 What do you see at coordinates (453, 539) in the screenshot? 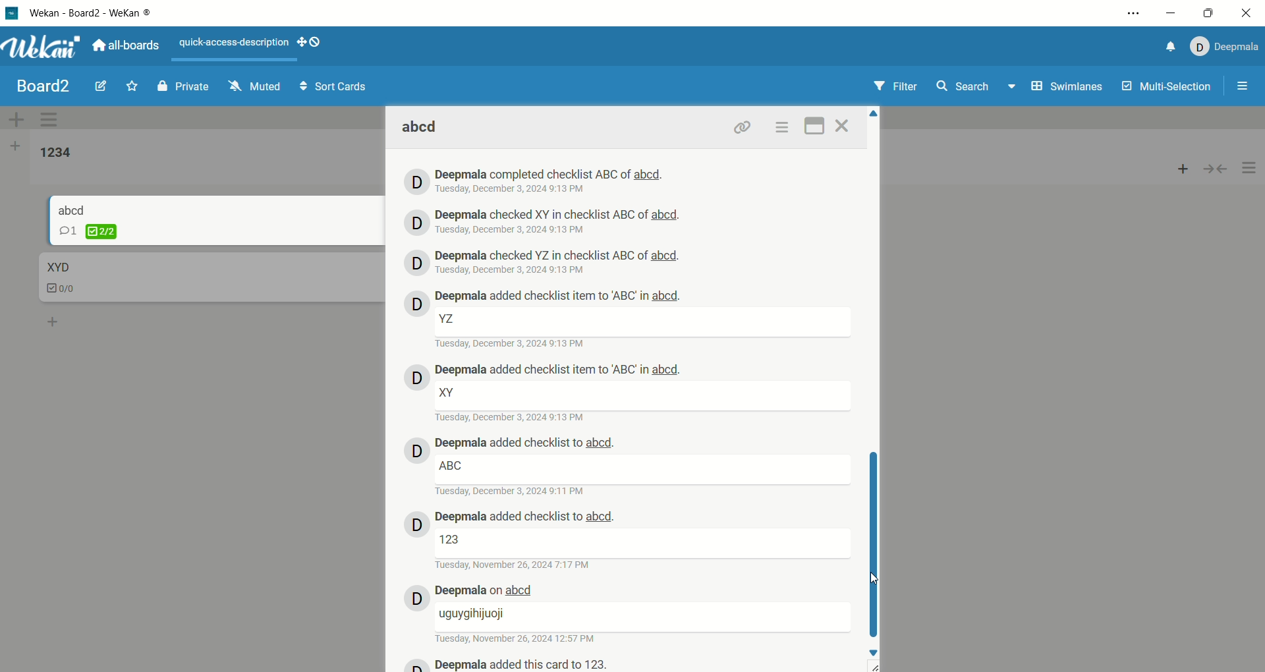
I see `text` at bounding box center [453, 539].